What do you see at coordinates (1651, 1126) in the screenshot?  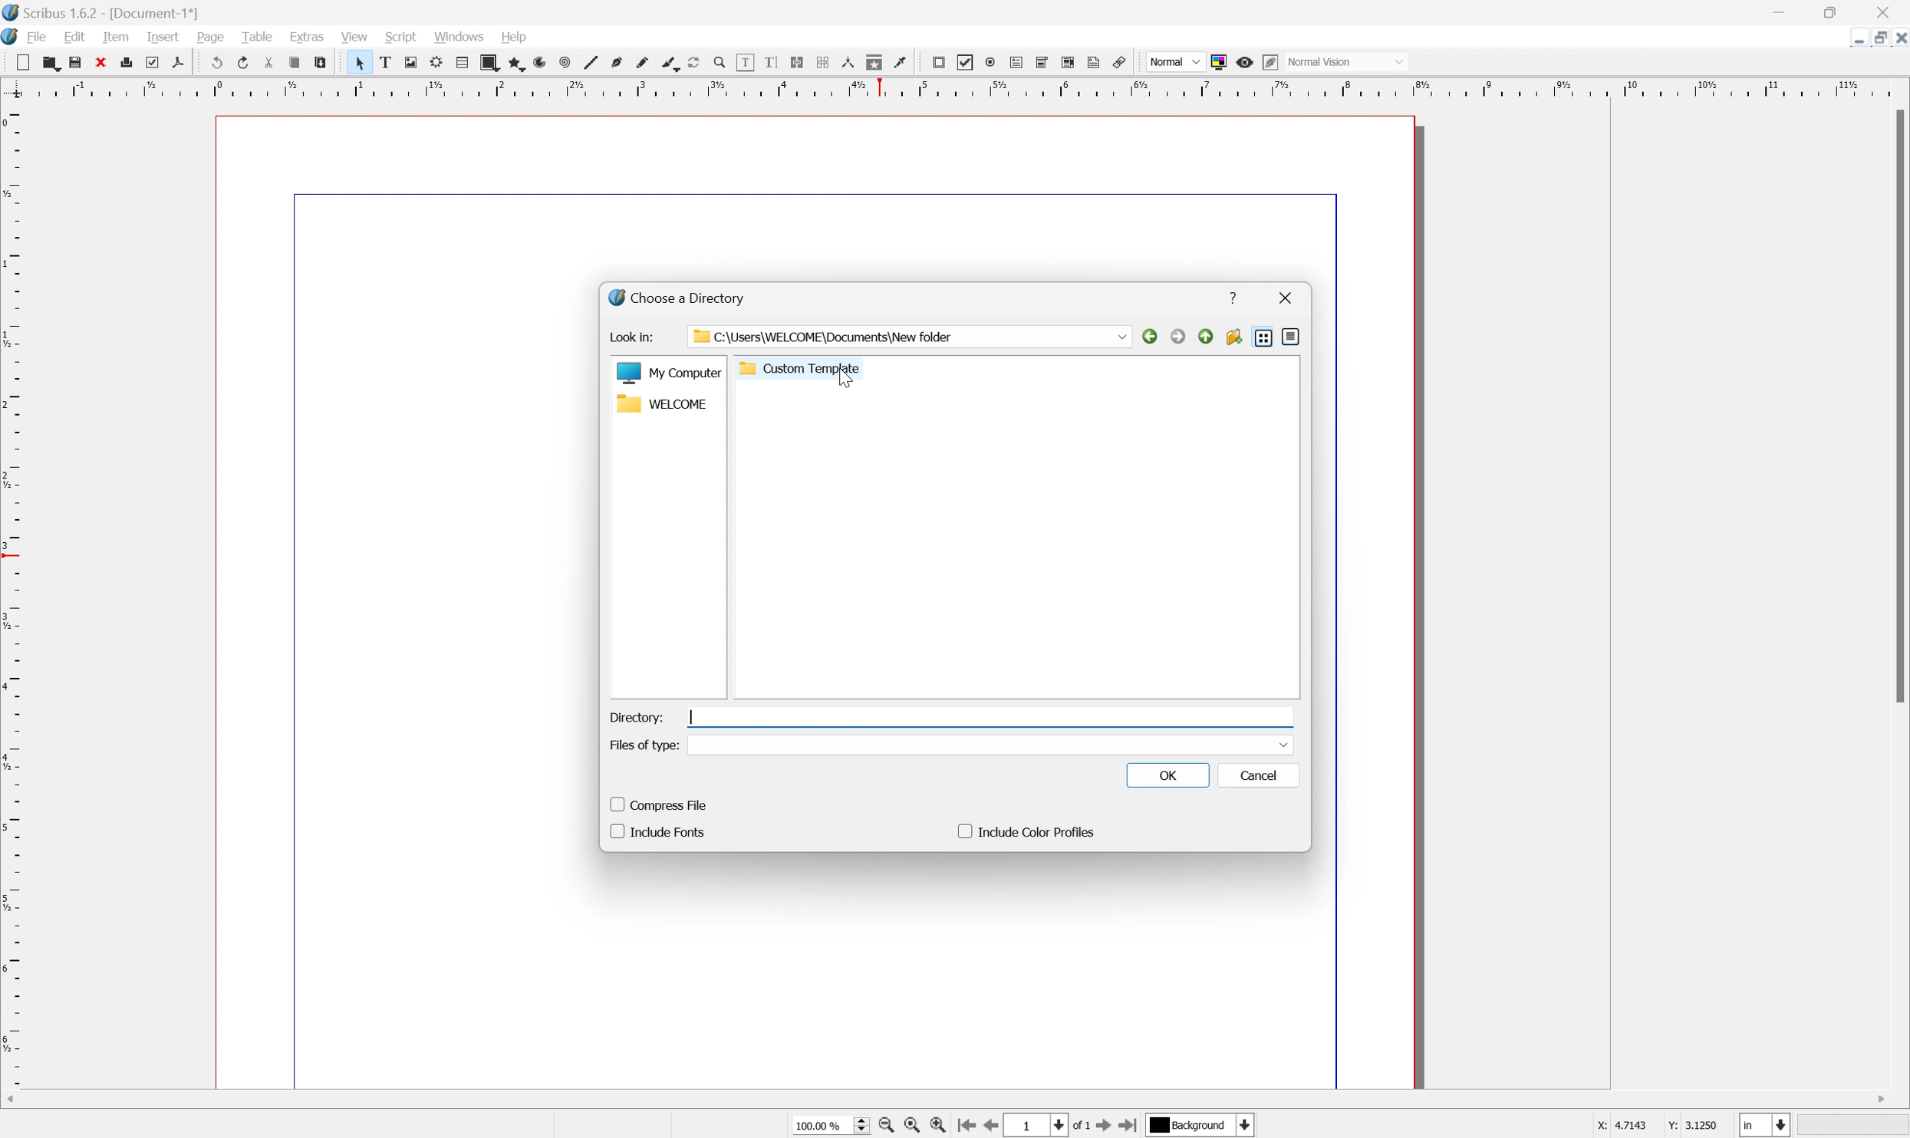 I see `X: 4.7143 Y: 3.1250` at bounding box center [1651, 1126].